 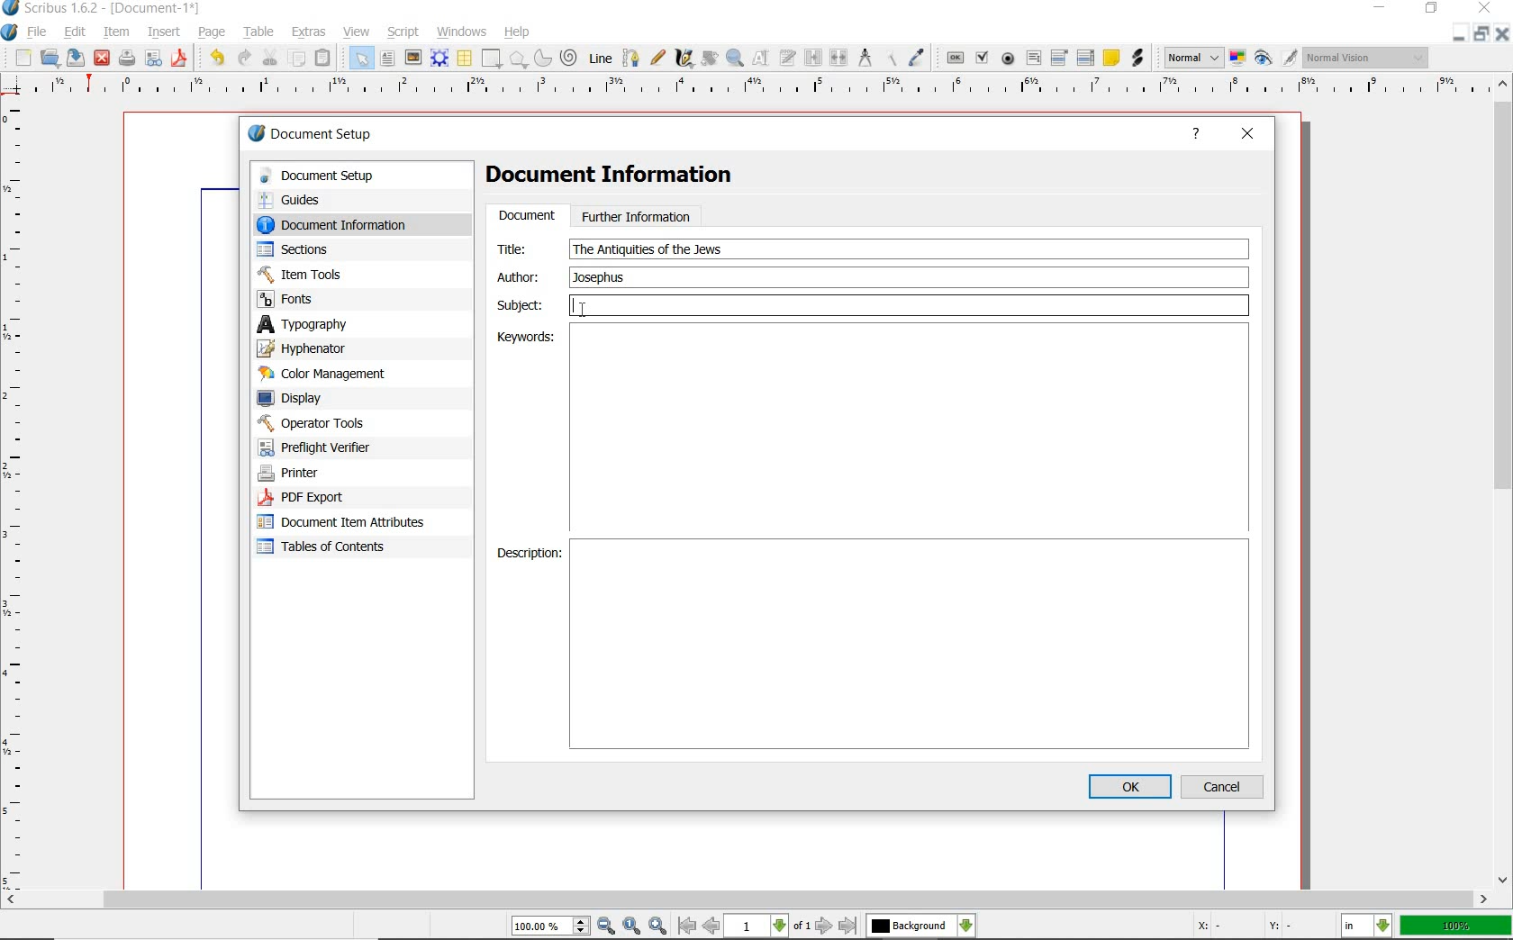 I want to click on Bezier curve, so click(x=630, y=58).